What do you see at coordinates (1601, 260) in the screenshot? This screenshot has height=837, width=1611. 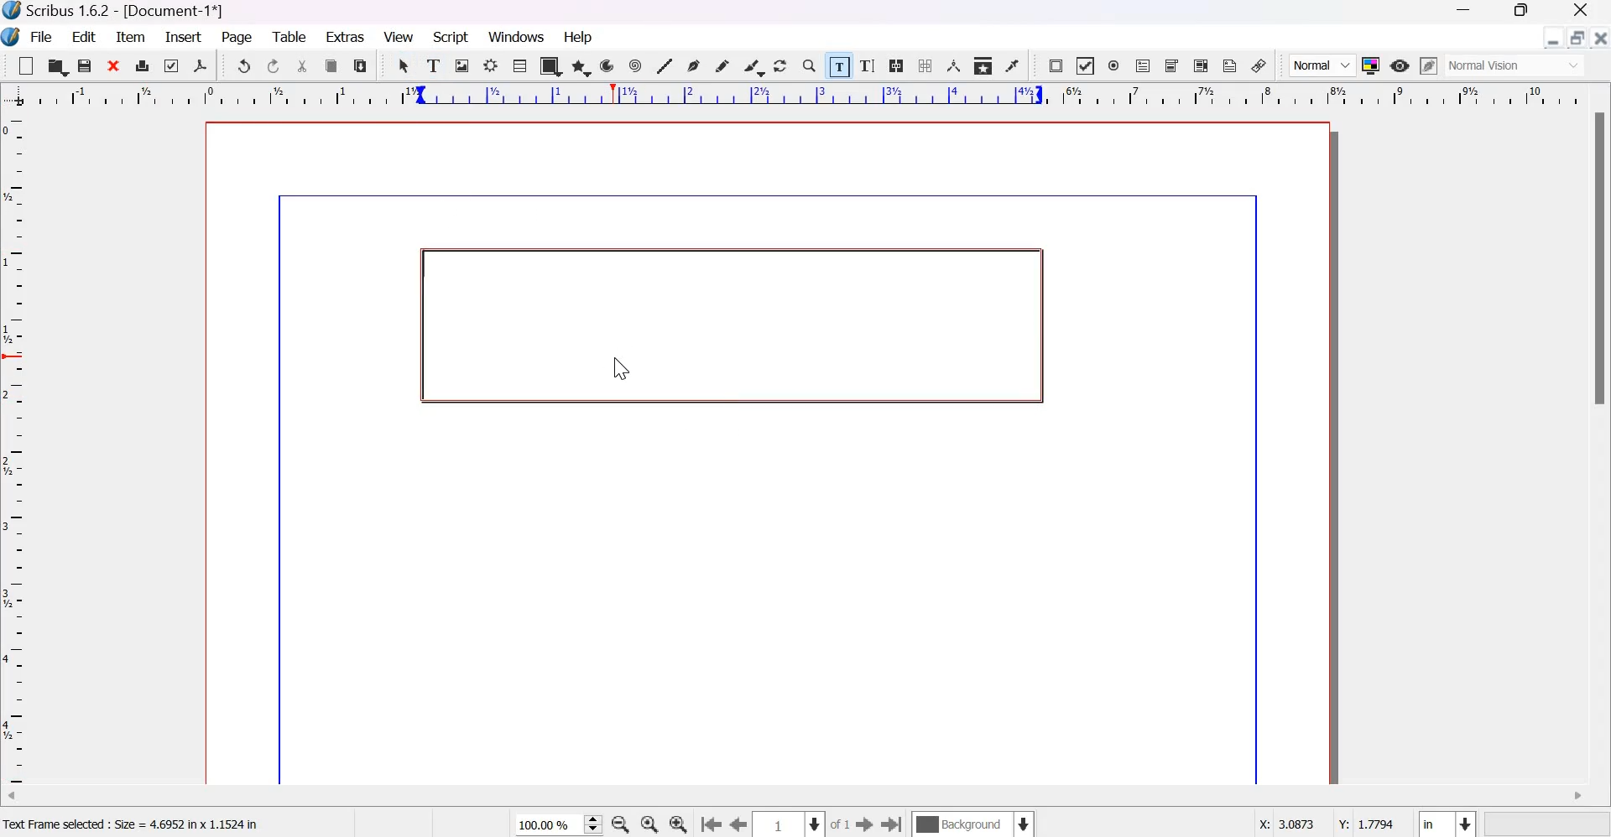 I see `Scrollbar` at bounding box center [1601, 260].